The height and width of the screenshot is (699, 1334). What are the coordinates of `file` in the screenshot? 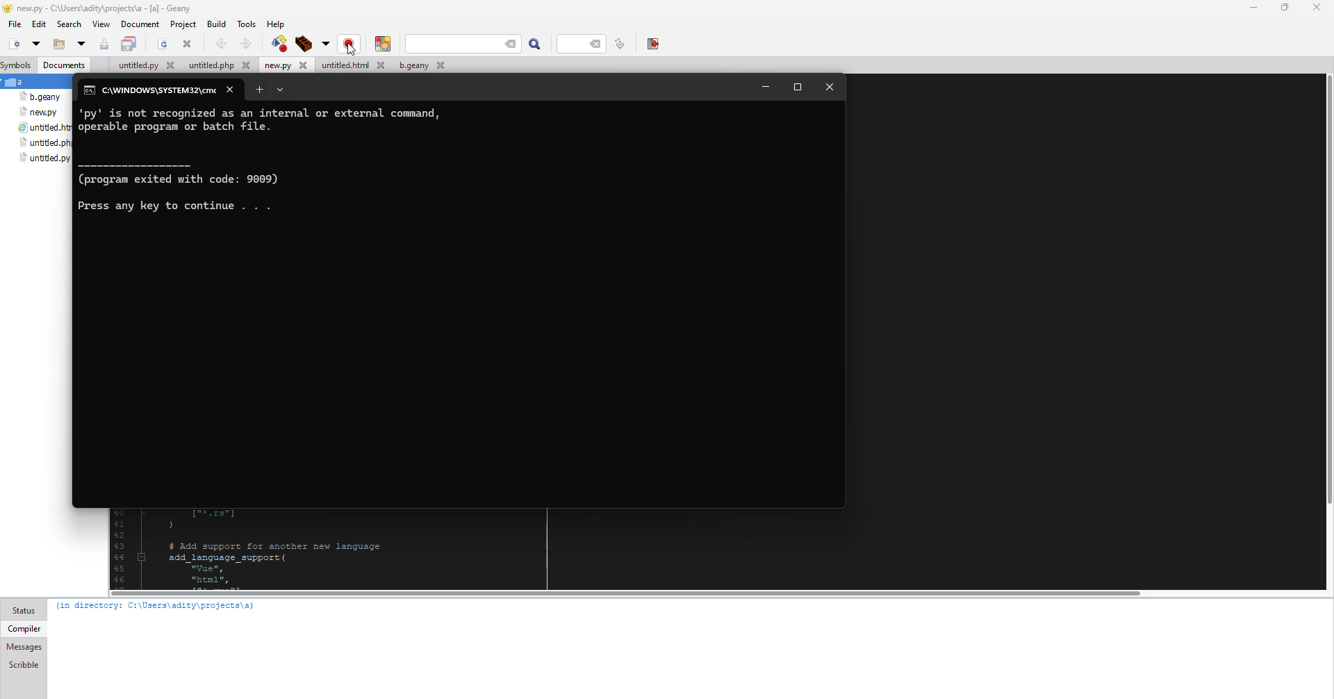 It's located at (42, 142).